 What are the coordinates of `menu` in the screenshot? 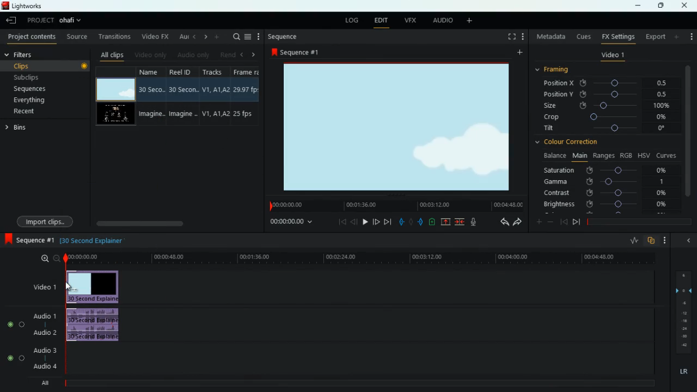 It's located at (249, 36).